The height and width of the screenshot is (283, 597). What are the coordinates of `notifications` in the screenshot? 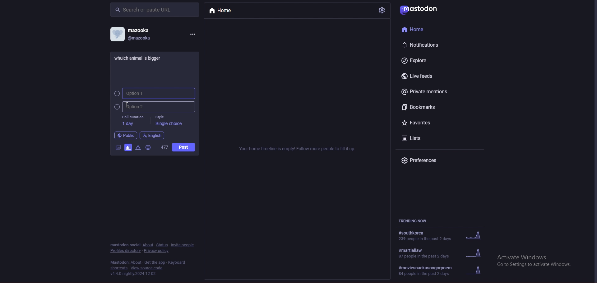 It's located at (423, 45).